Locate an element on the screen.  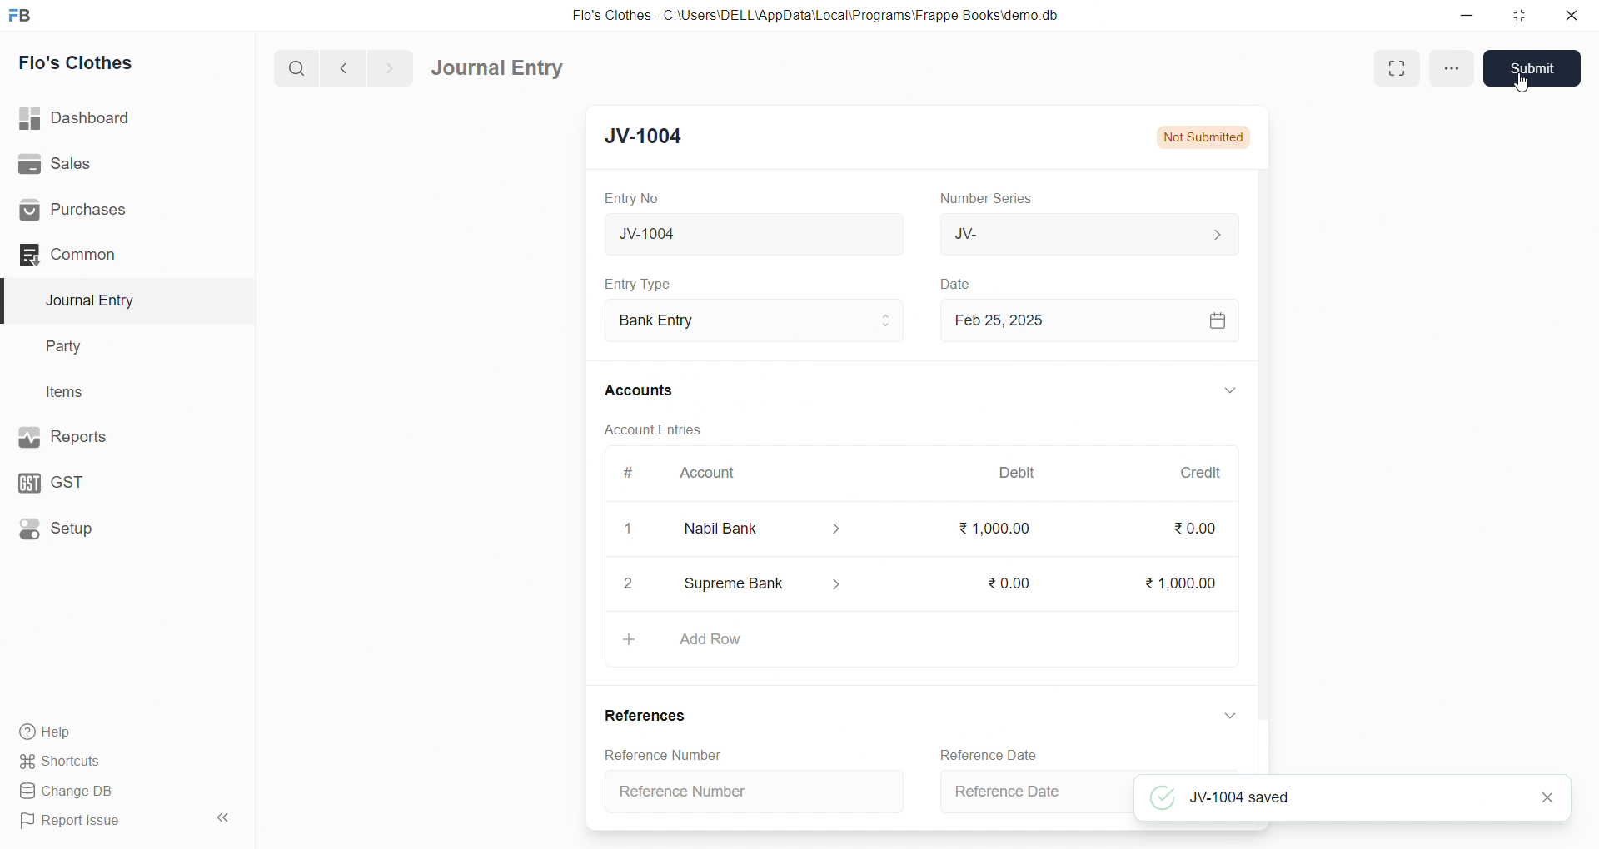
Account Entries is located at coordinates (651, 429).